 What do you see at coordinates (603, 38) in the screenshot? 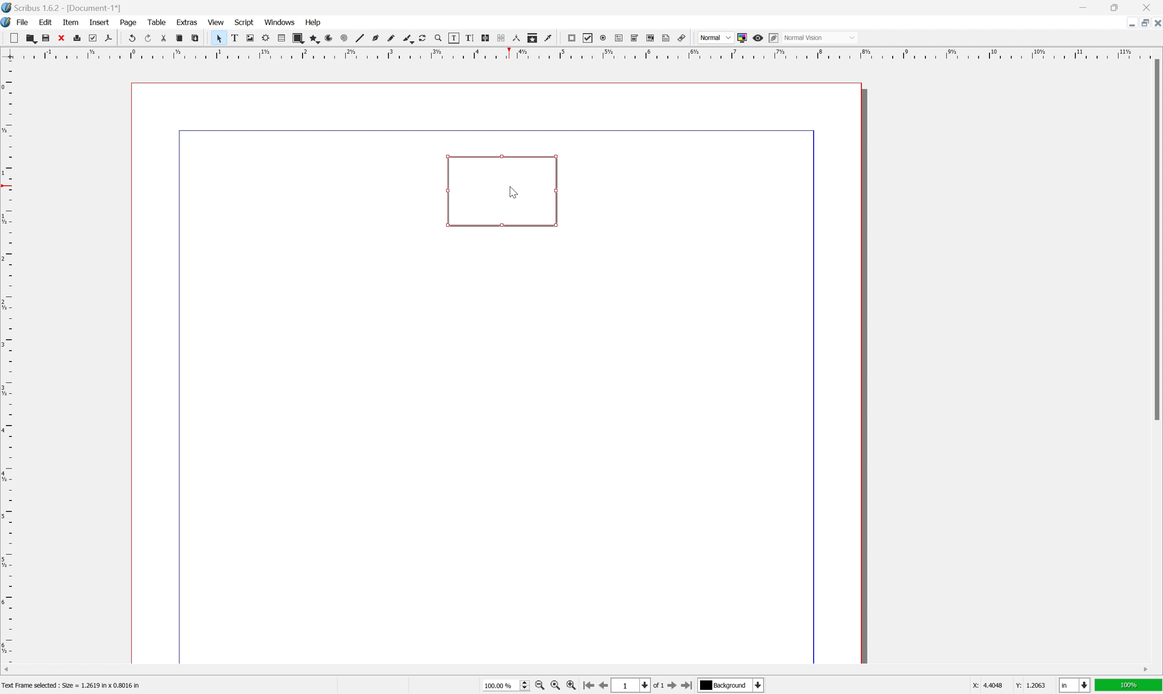
I see `pdf radio button` at bounding box center [603, 38].